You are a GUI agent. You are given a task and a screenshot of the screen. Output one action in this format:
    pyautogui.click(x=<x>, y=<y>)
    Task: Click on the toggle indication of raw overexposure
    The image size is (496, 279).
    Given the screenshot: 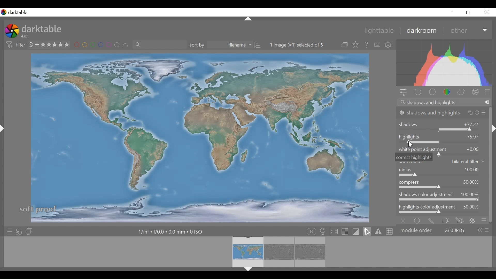 What is the action you would take?
    pyautogui.click(x=346, y=232)
    